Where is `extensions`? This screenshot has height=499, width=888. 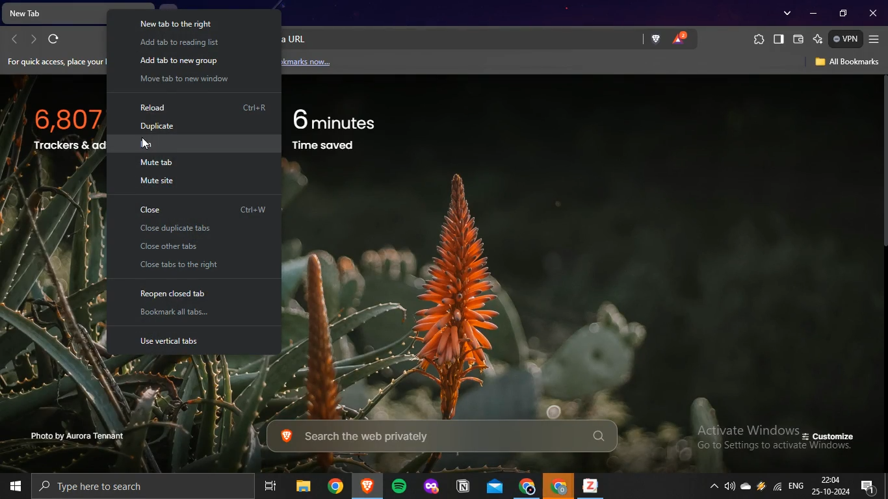
extensions is located at coordinates (759, 40).